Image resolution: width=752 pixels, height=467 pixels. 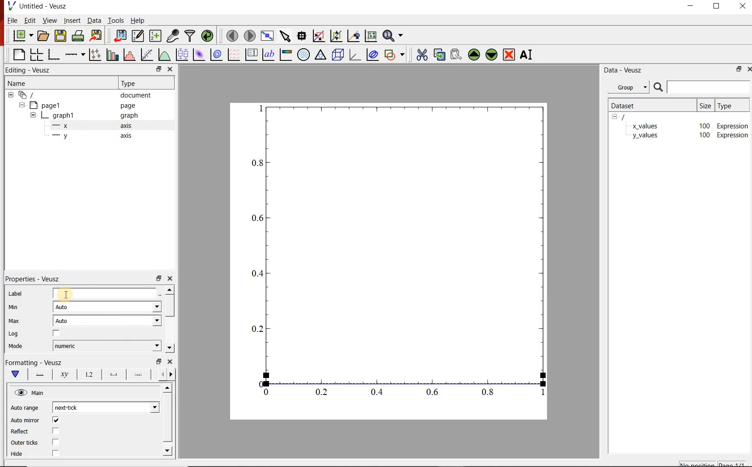 I want to click on polar graph, so click(x=304, y=55).